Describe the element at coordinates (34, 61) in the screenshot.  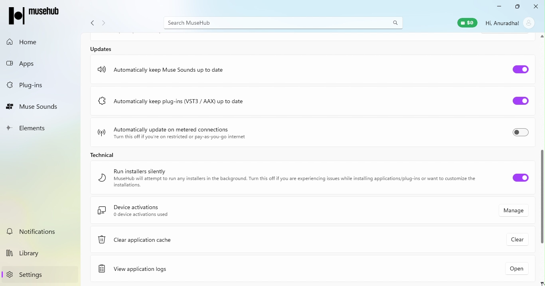
I see `Apps` at that location.